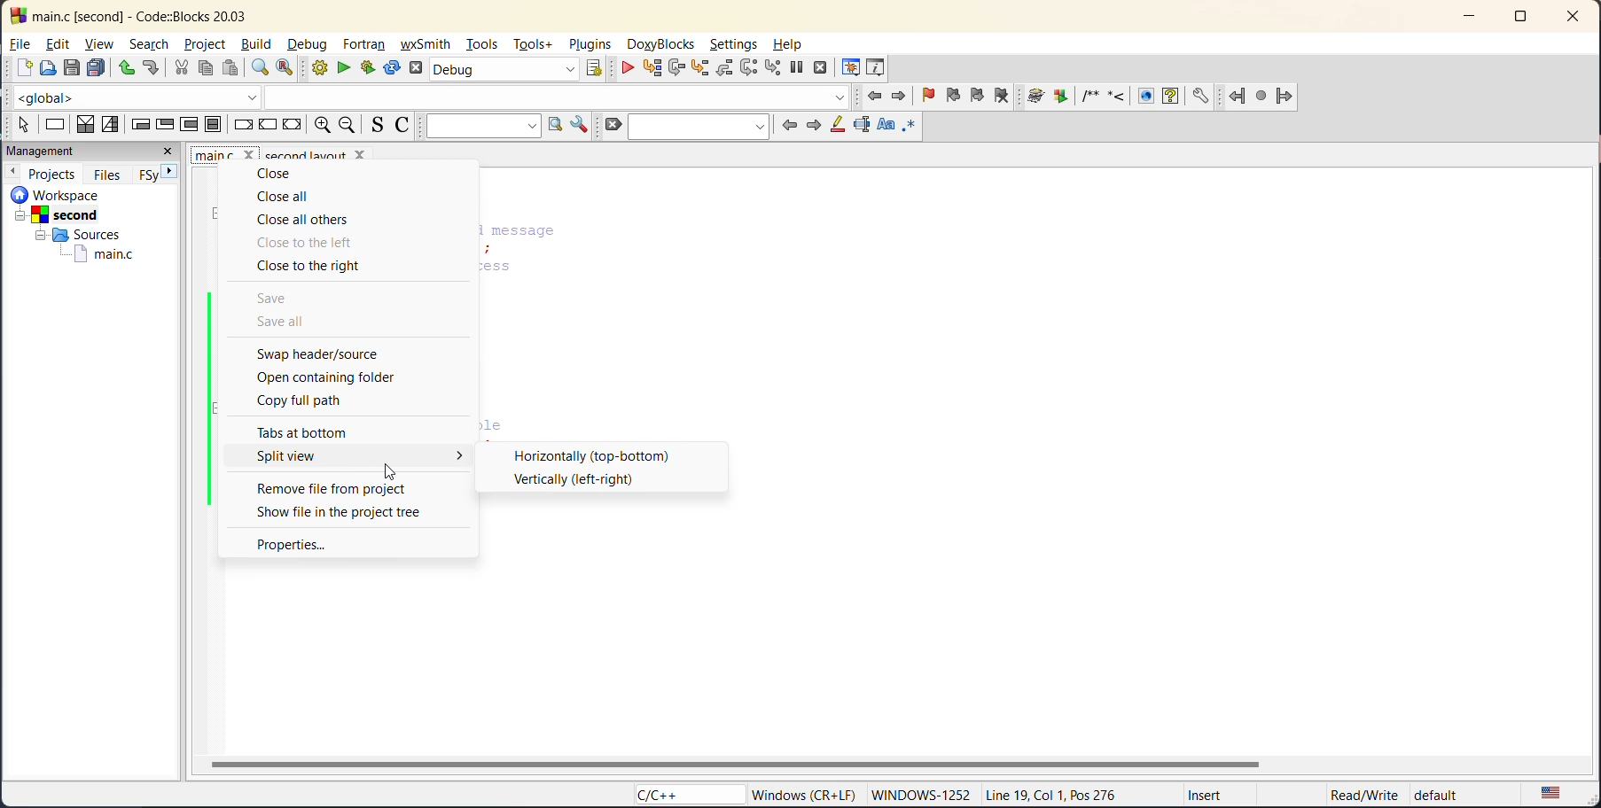 Image resolution: width=1601 pixels, height=808 pixels. Describe the element at coordinates (98, 69) in the screenshot. I see `save everything` at that location.